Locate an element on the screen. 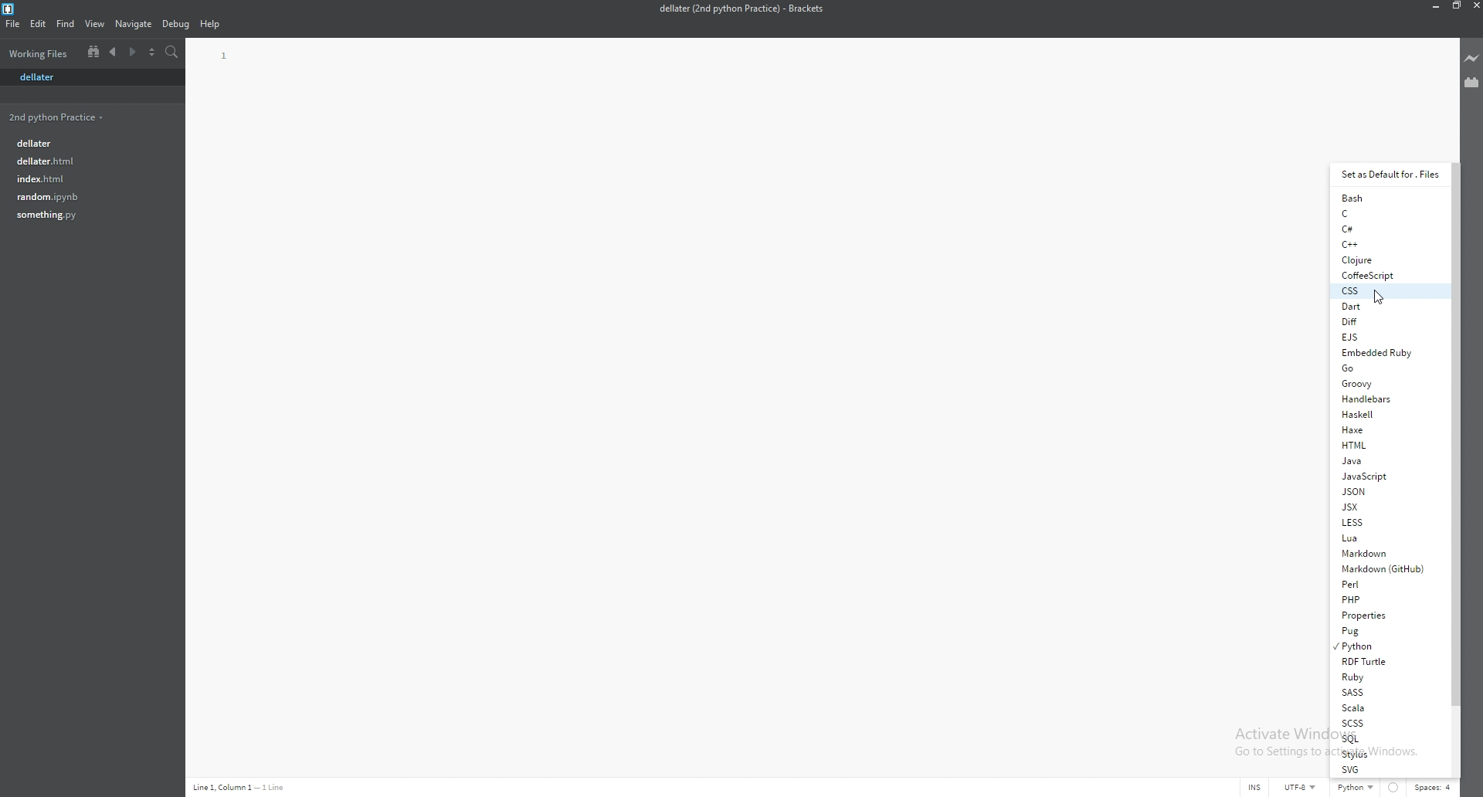 Image resolution: width=1483 pixels, height=797 pixels. previous is located at coordinates (114, 53).